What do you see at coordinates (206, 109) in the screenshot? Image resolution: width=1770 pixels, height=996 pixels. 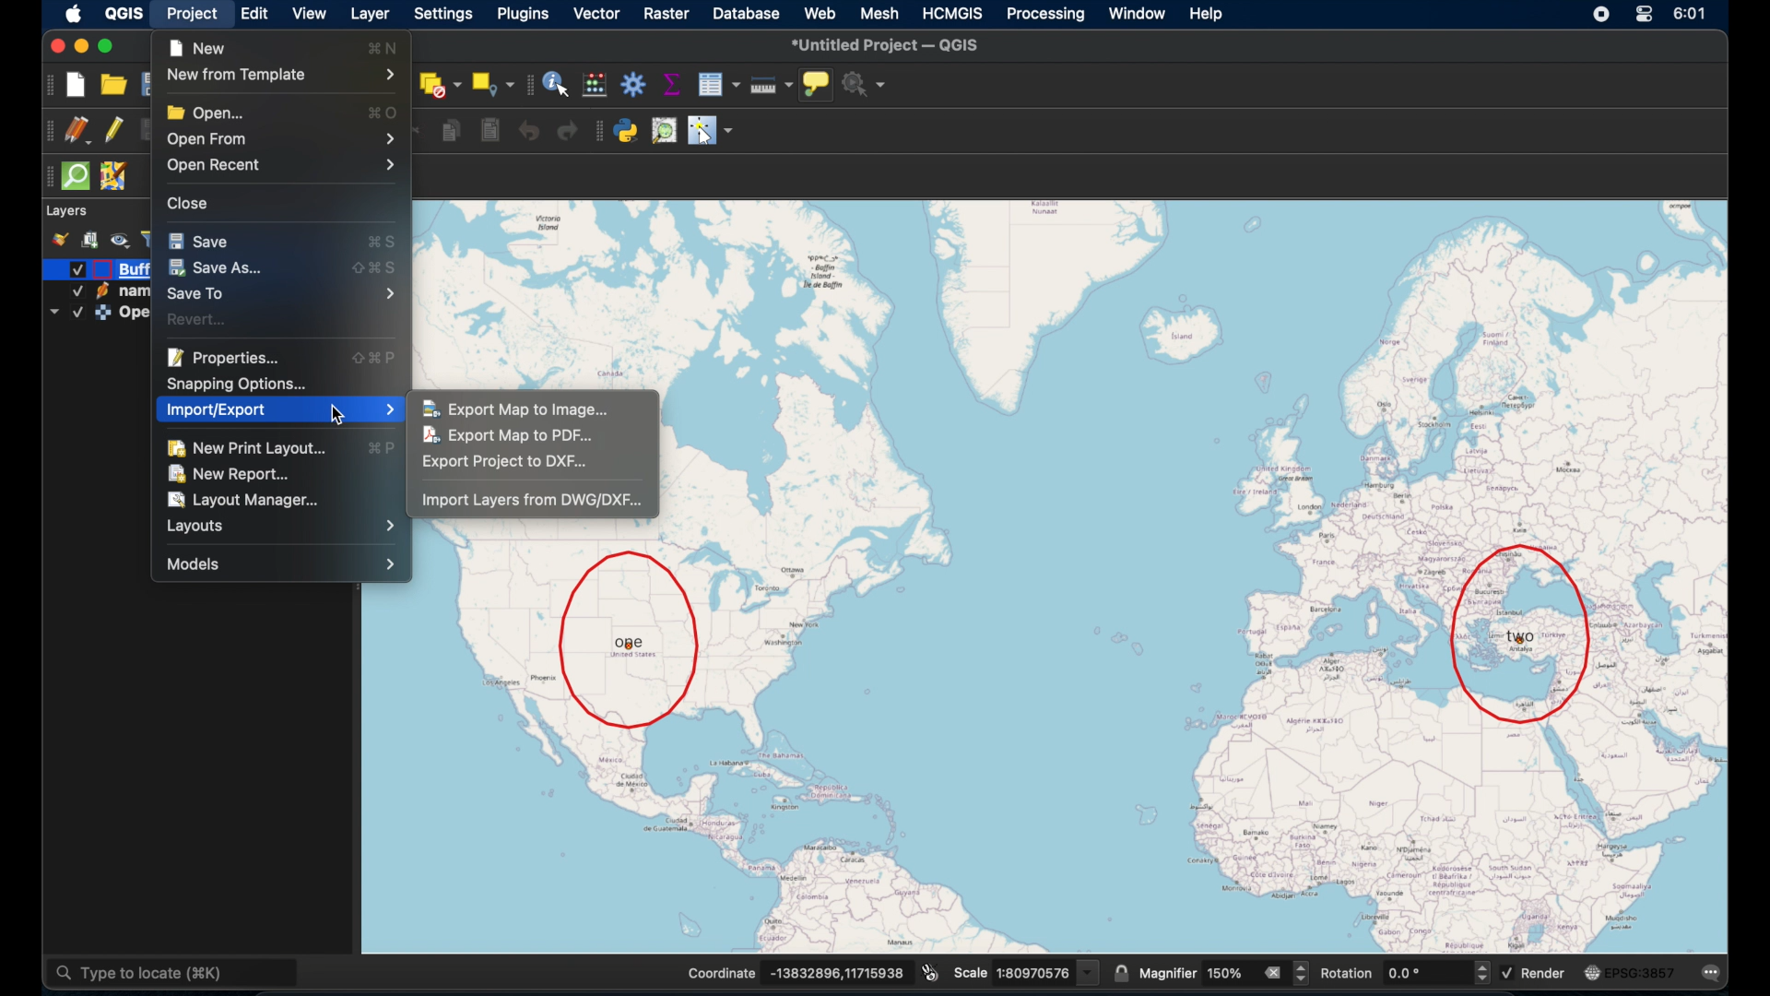 I see `open` at bounding box center [206, 109].